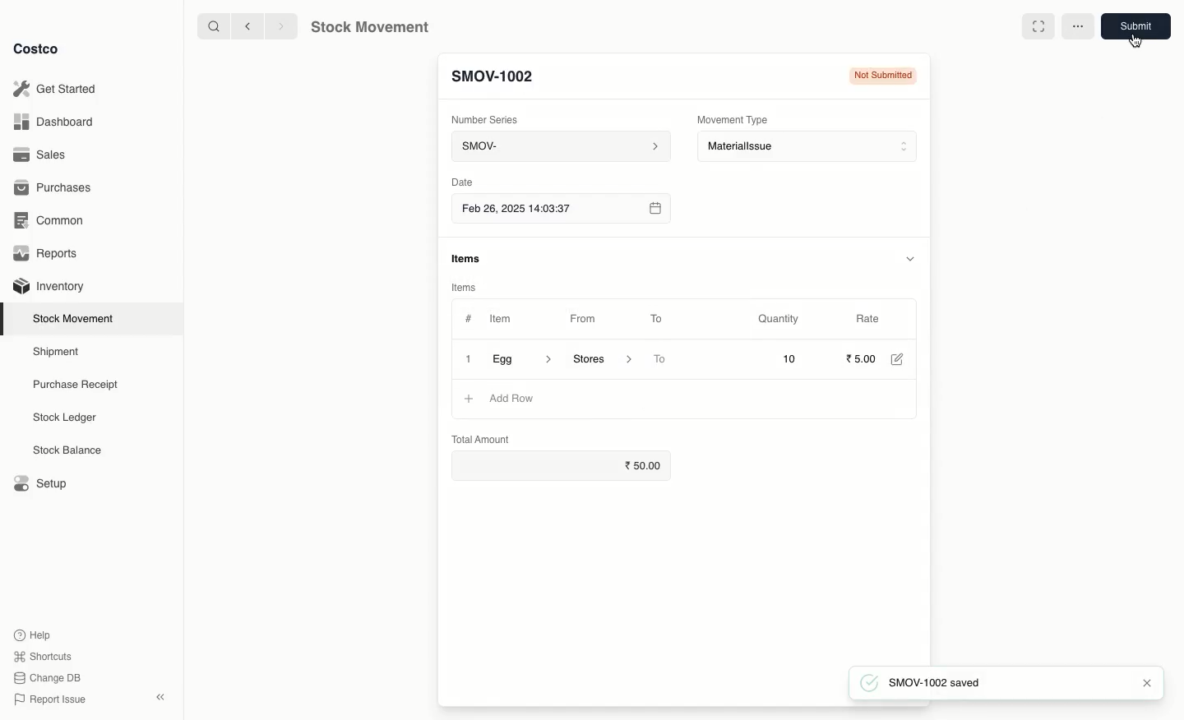 The width and height of the screenshot is (1184, 720). I want to click on Stock Ledger, so click(65, 419).